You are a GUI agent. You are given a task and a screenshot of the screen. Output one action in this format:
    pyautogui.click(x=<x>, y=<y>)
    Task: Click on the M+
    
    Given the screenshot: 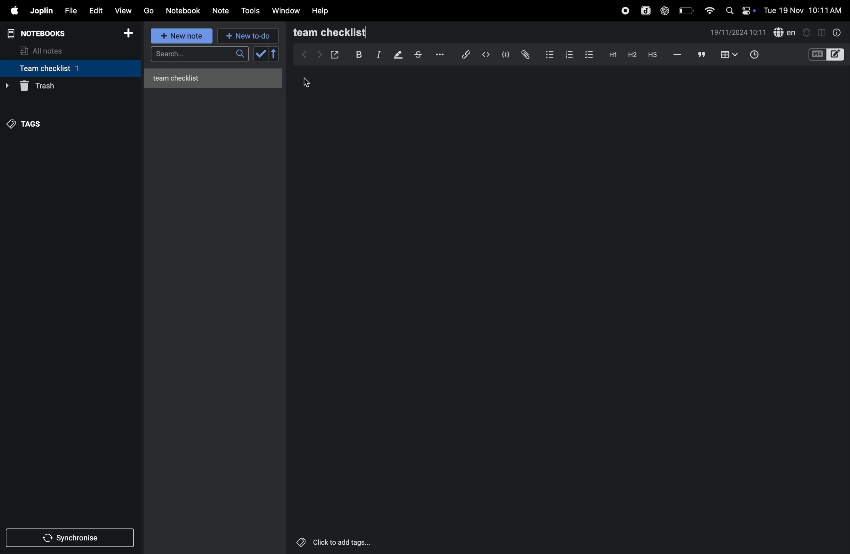 What is the action you would take?
    pyautogui.click(x=816, y=55)
    